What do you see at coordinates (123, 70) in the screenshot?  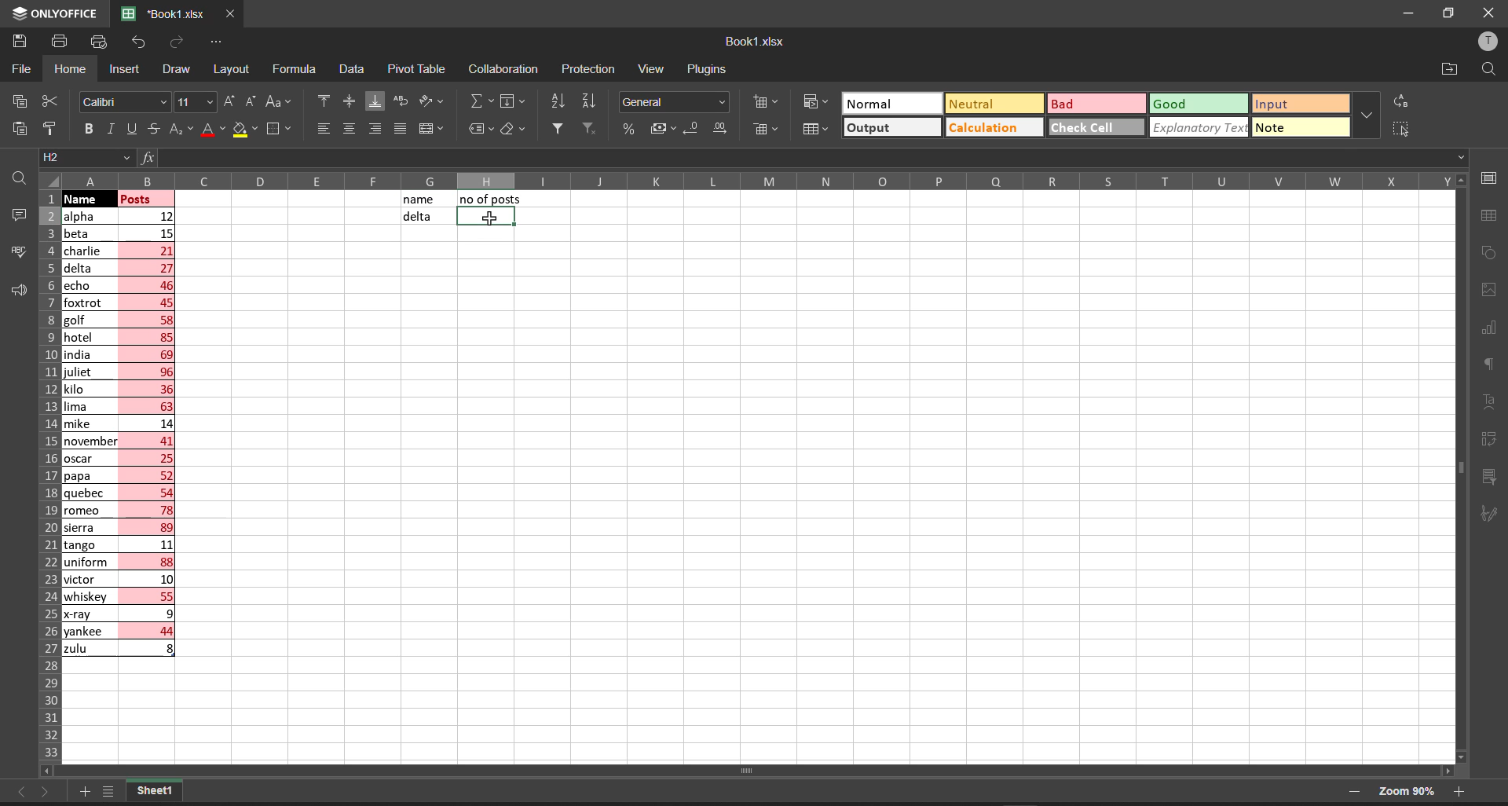 I see `insert` at bounding box center [123, 70].